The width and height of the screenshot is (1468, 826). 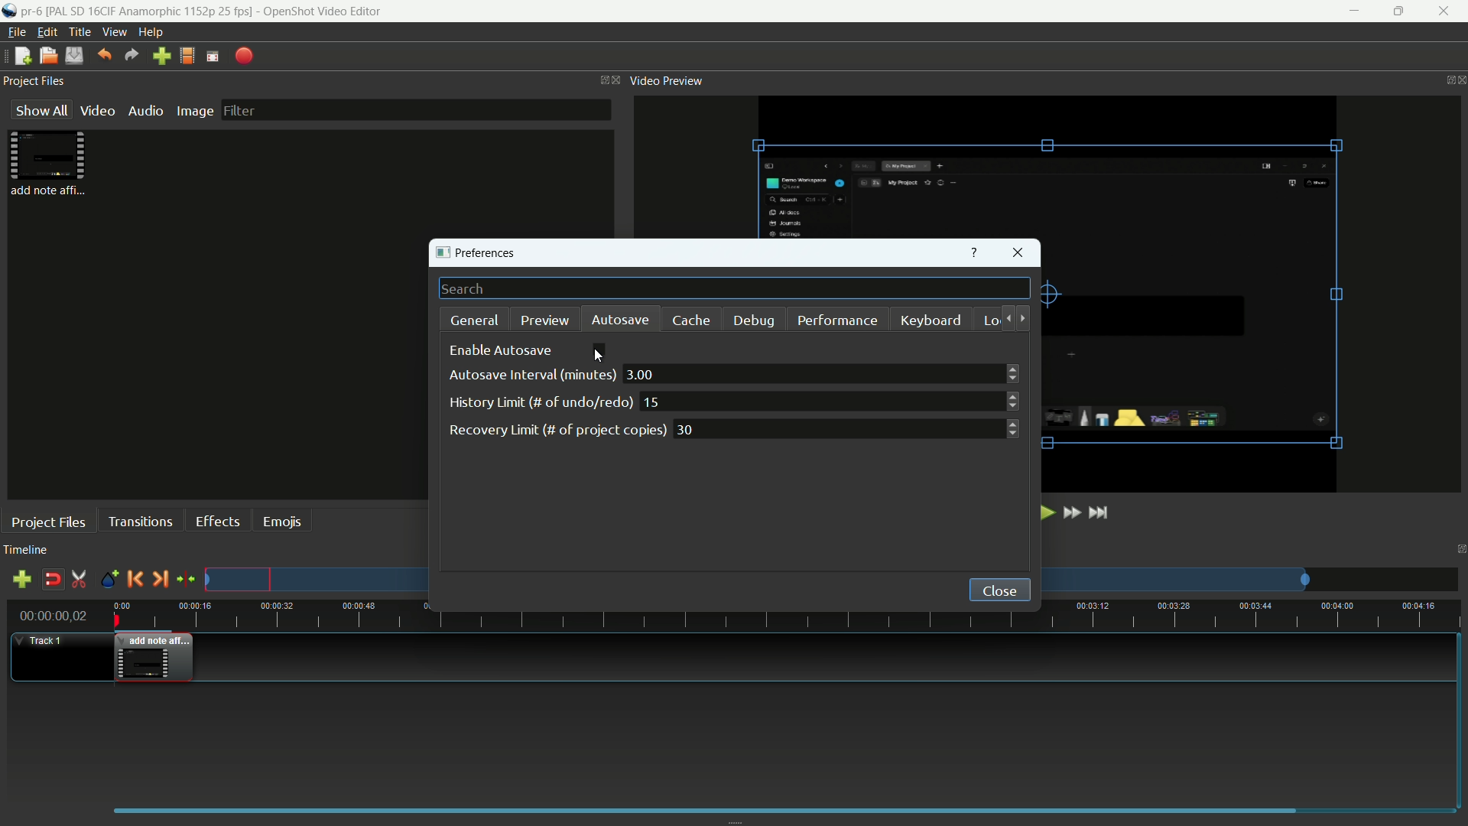 I want to click on image, so click(x=195, y=111).